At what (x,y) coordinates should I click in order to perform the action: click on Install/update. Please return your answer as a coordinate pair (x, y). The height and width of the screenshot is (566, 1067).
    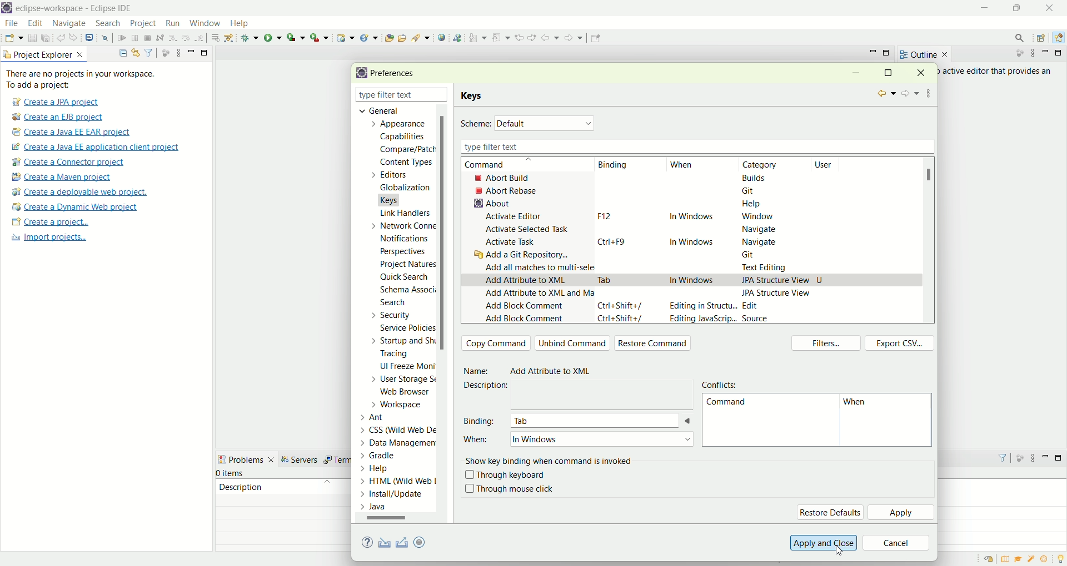
    Looking at the image, I should click on (393, 496).